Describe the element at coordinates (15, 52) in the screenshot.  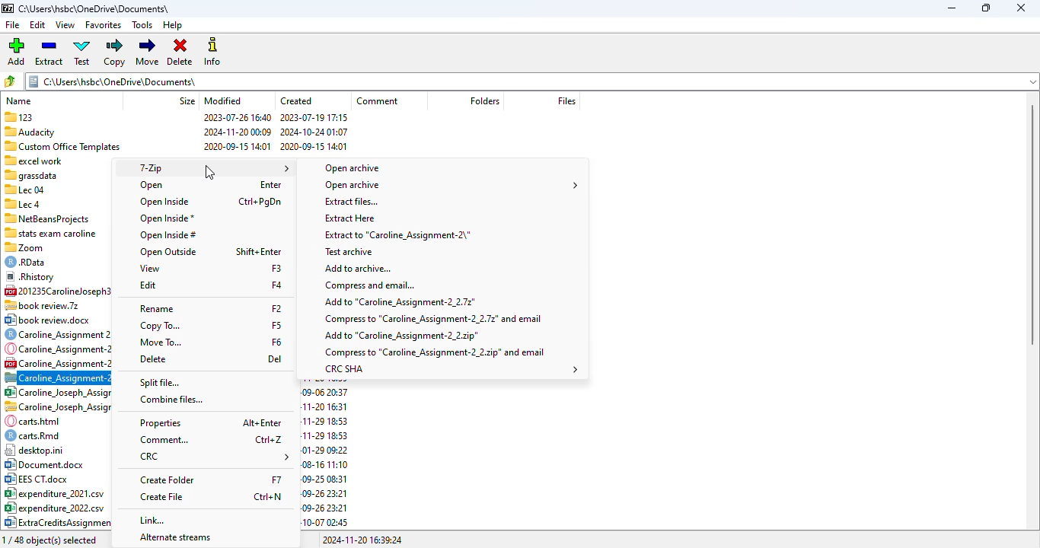
I see `add` at that location.